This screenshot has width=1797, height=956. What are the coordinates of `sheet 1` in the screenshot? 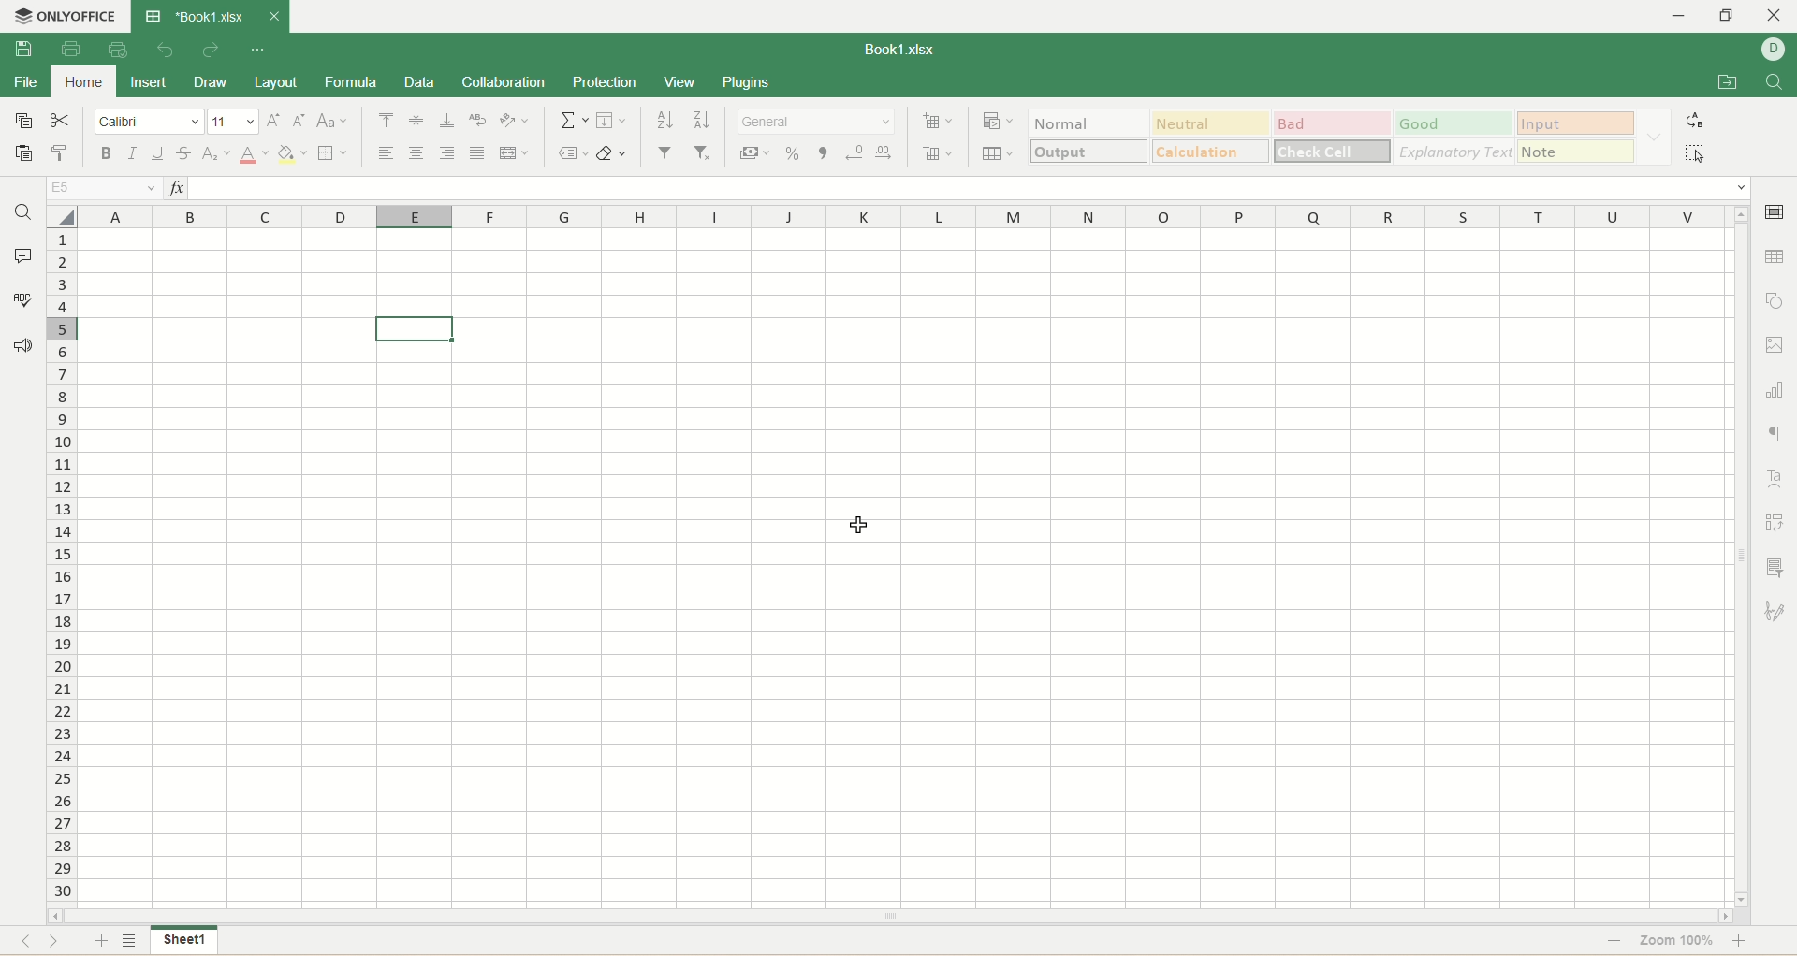 It's located at (187, 942).